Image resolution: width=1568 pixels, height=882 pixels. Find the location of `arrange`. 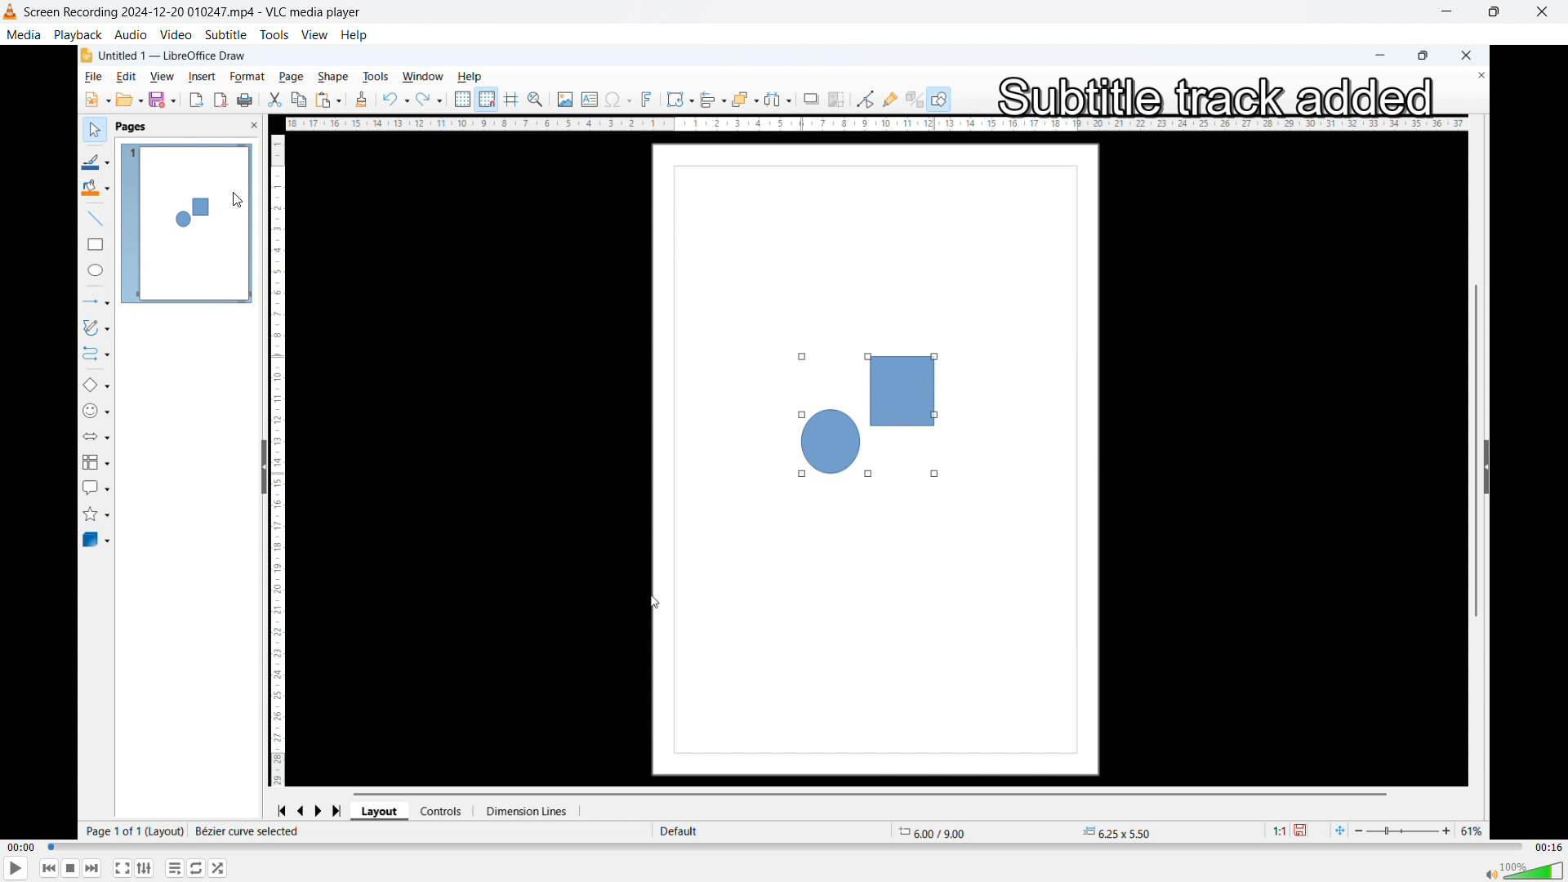

arrange is located at coordinates (746, 99).